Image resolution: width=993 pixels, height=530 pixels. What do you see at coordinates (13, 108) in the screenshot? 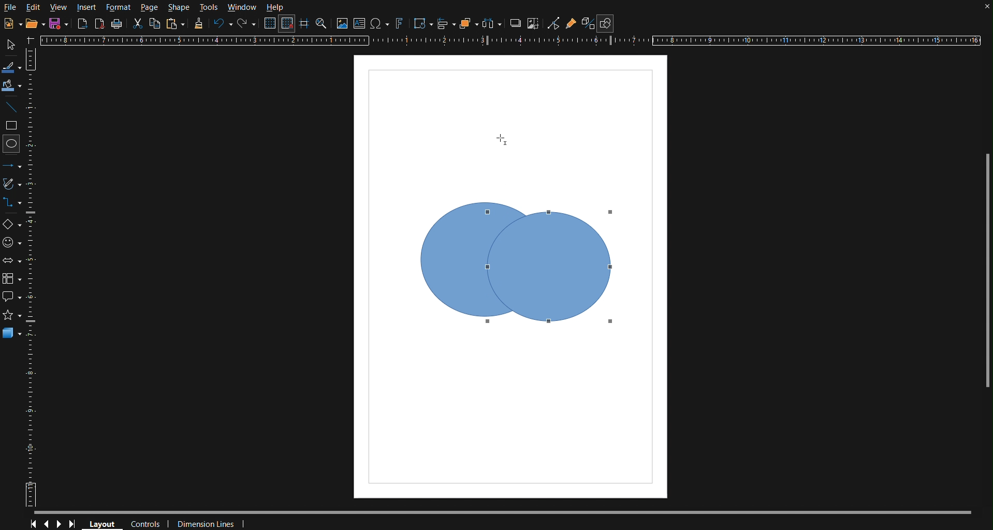
I see `Line` at bounding box center [13, 108].